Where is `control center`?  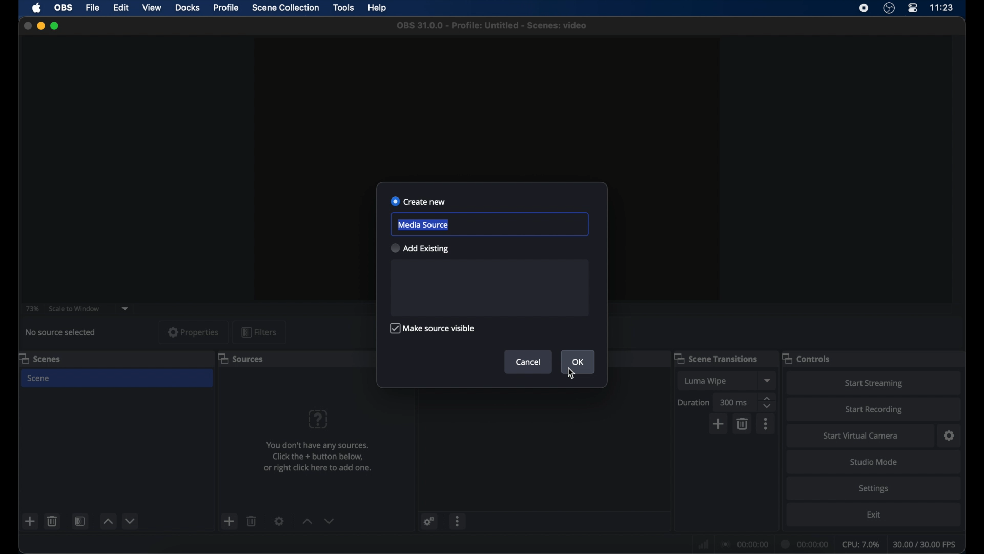
control center is located at coordinates (912, 8).